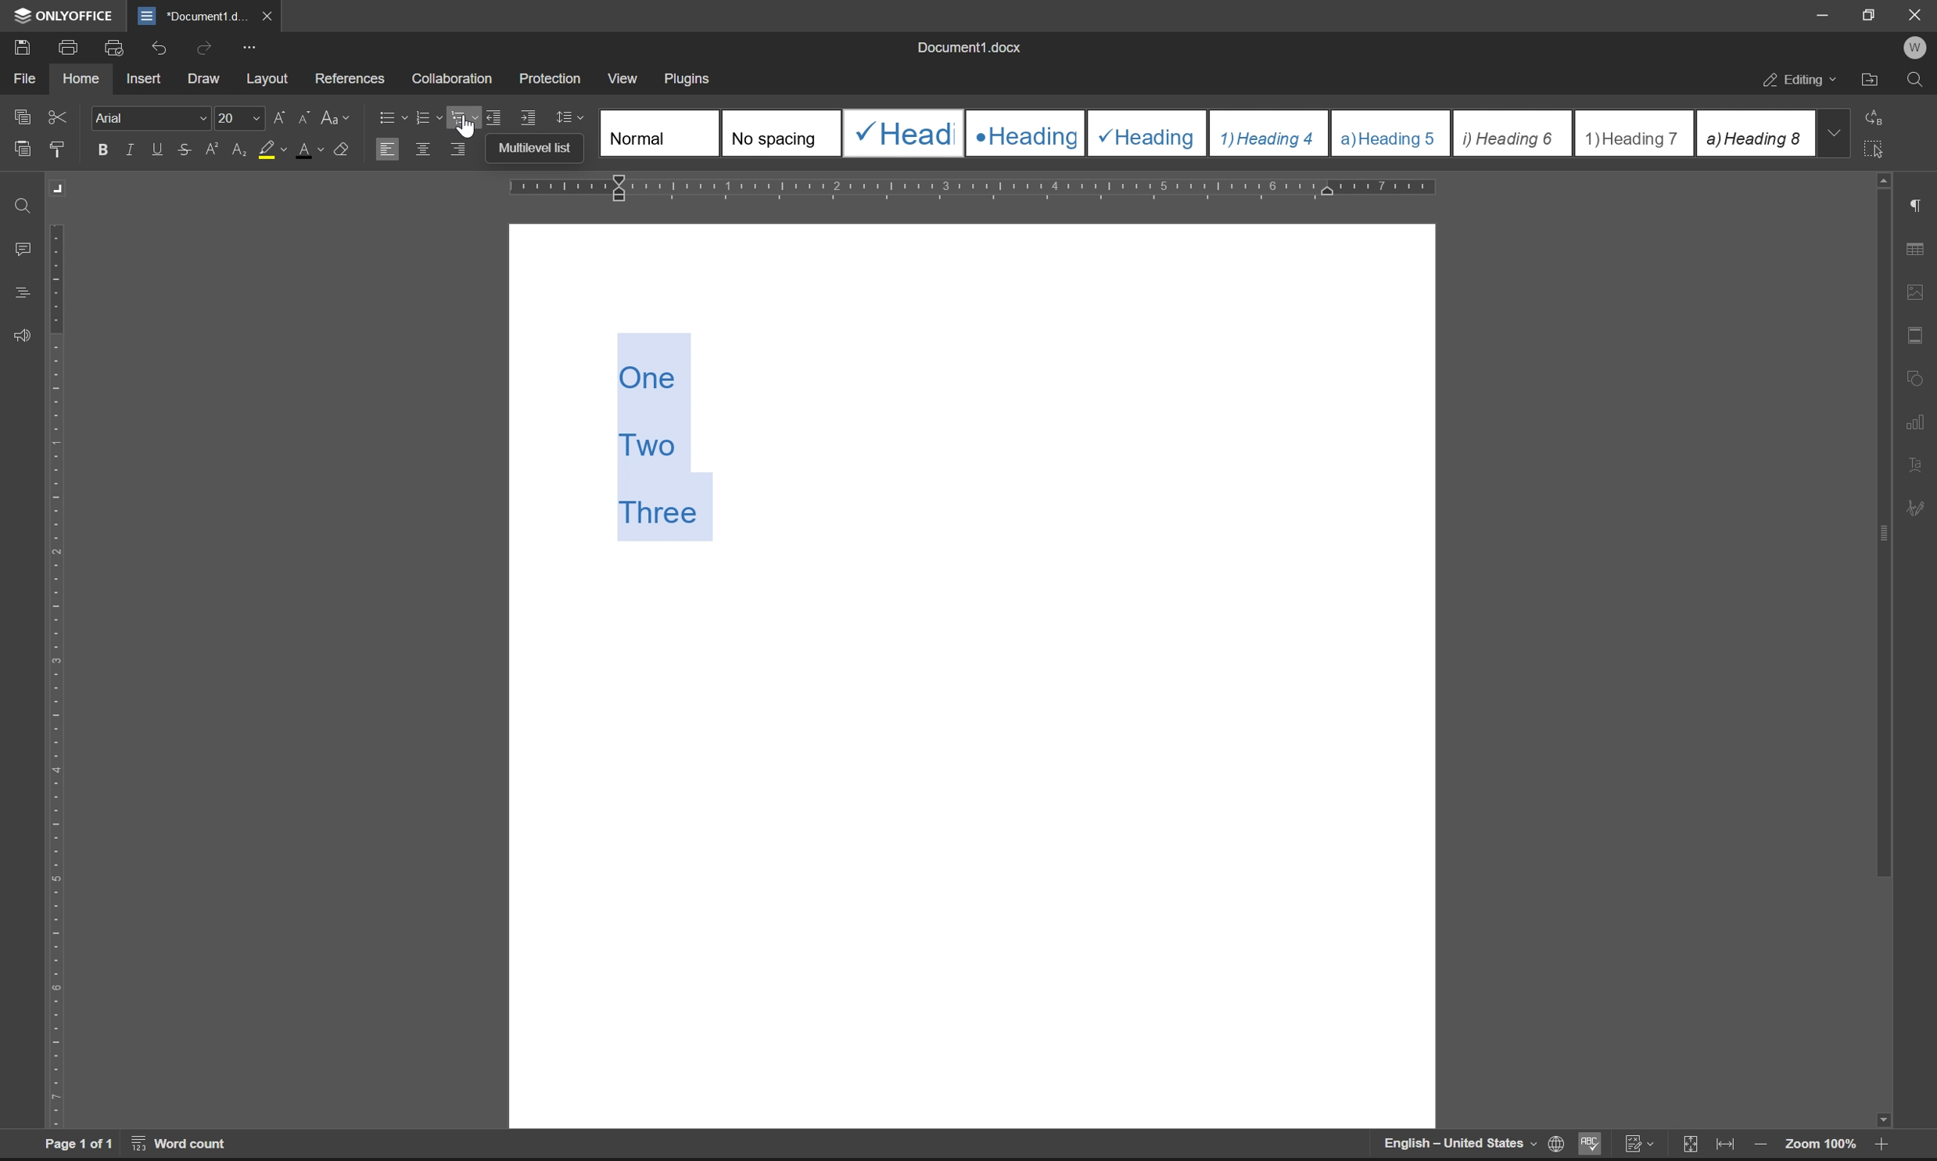 This screenshot has height=1161, width=1937. I want to click on minimize, so click(1824, 15).